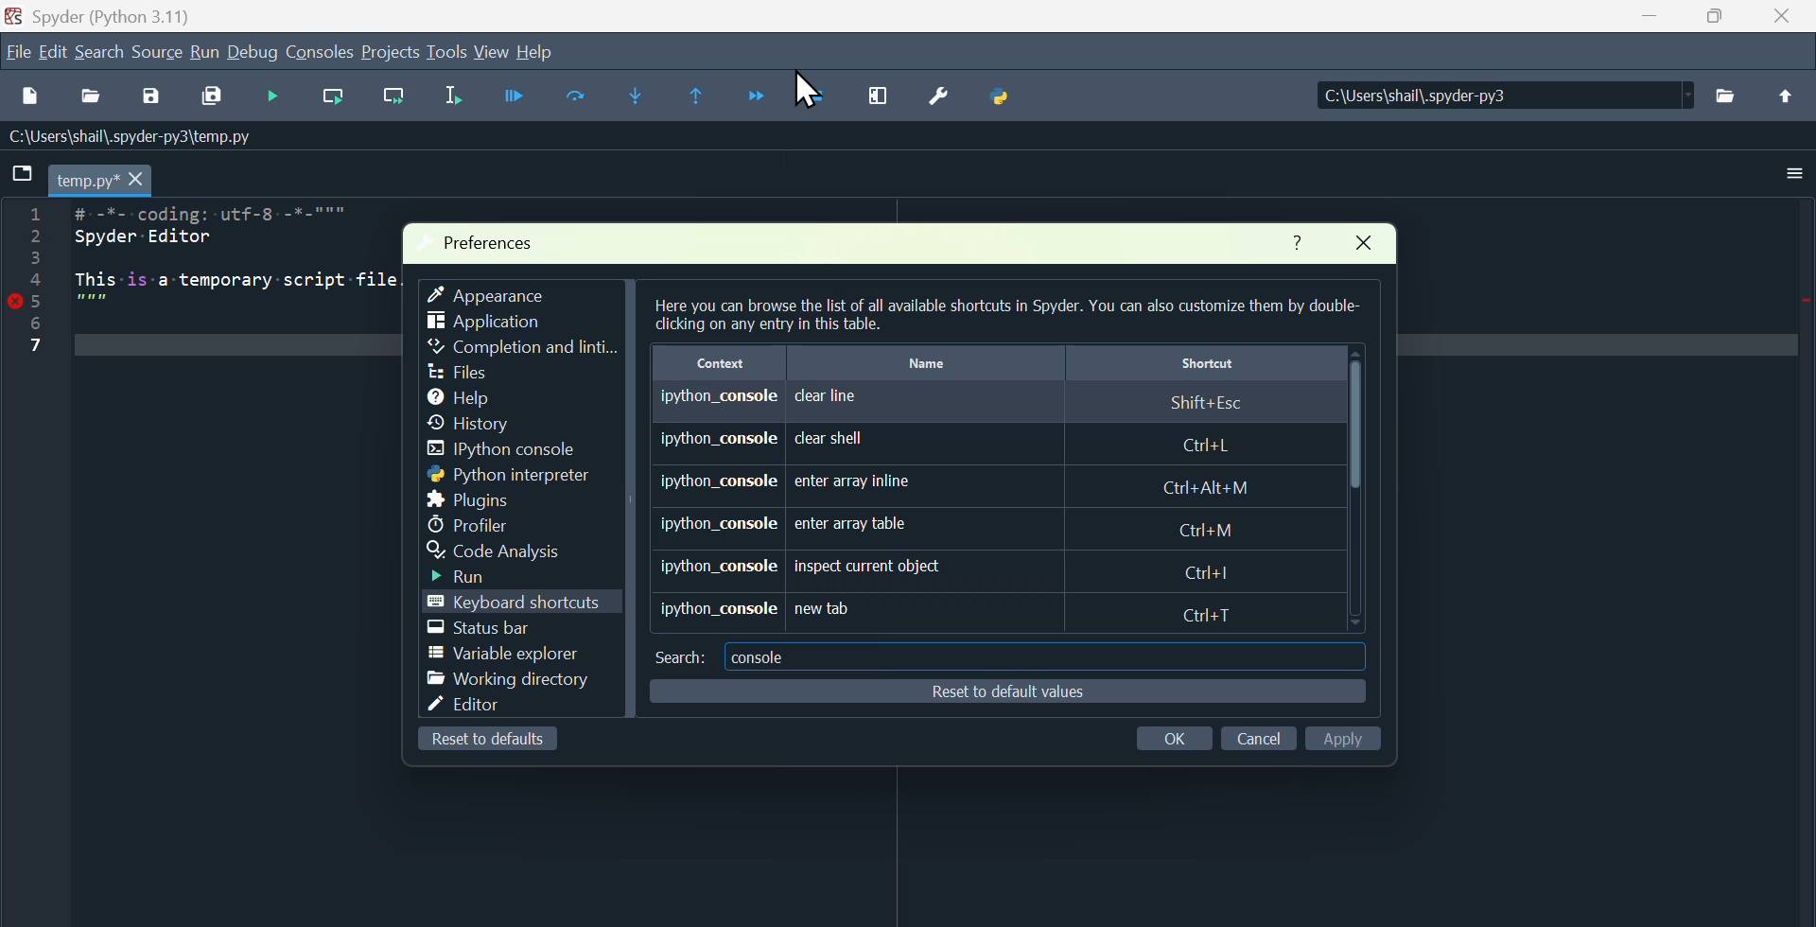  What do you see at coordinates (17, 50) in the screenshot?
I see `File` at bounding box center [17, 50].